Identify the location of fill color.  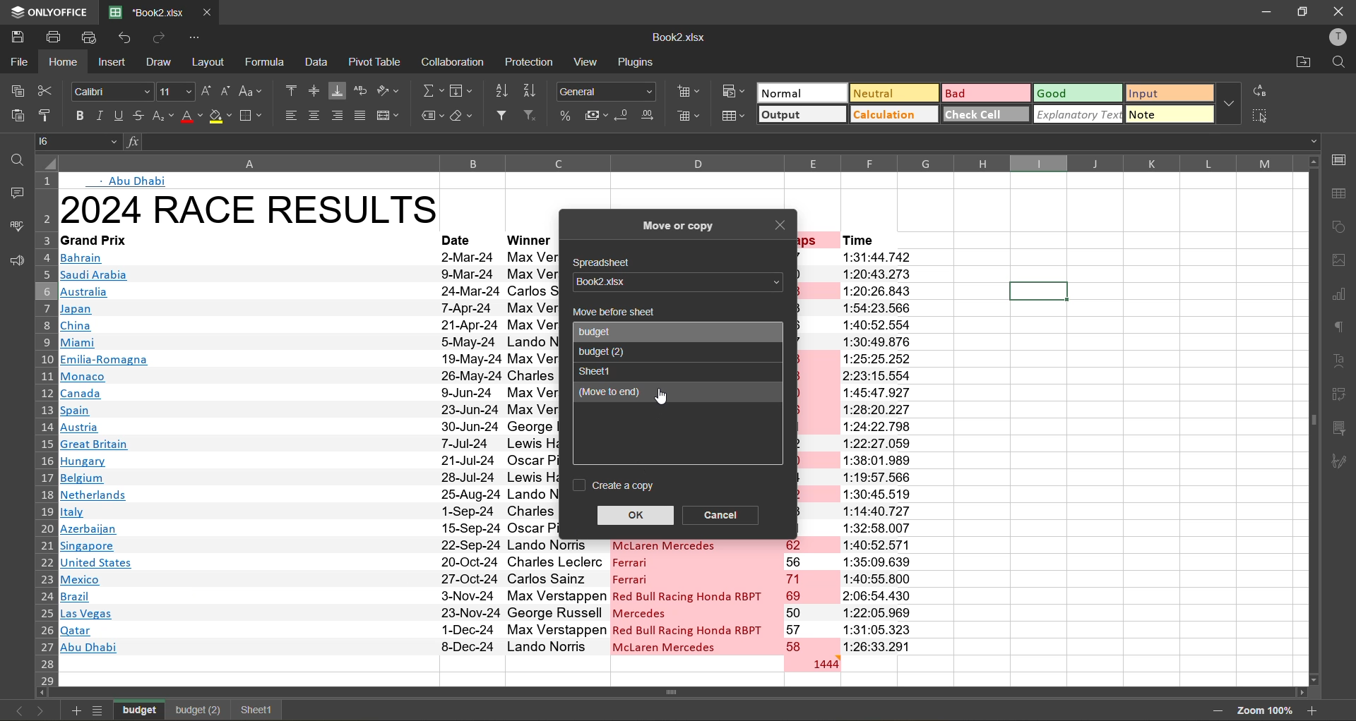
(222, 119).